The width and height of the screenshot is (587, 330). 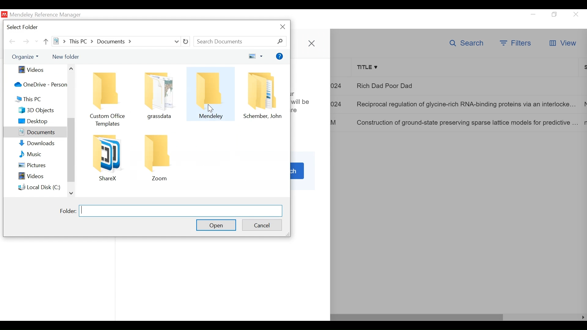 I want to click on 3D Object, so click(x=39, y=111).